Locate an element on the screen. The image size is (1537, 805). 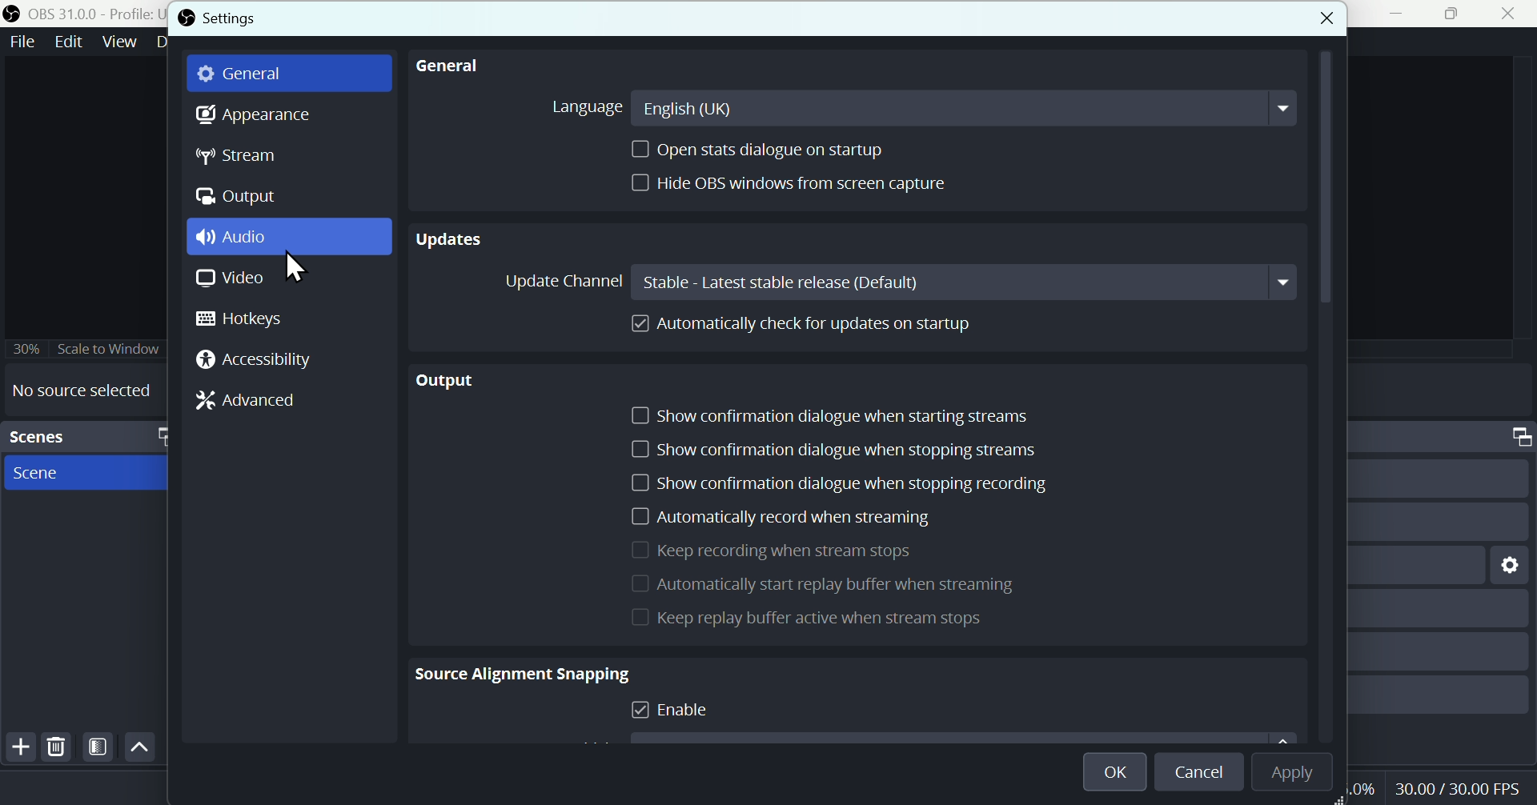
screen is located at coordinates (88, 474).